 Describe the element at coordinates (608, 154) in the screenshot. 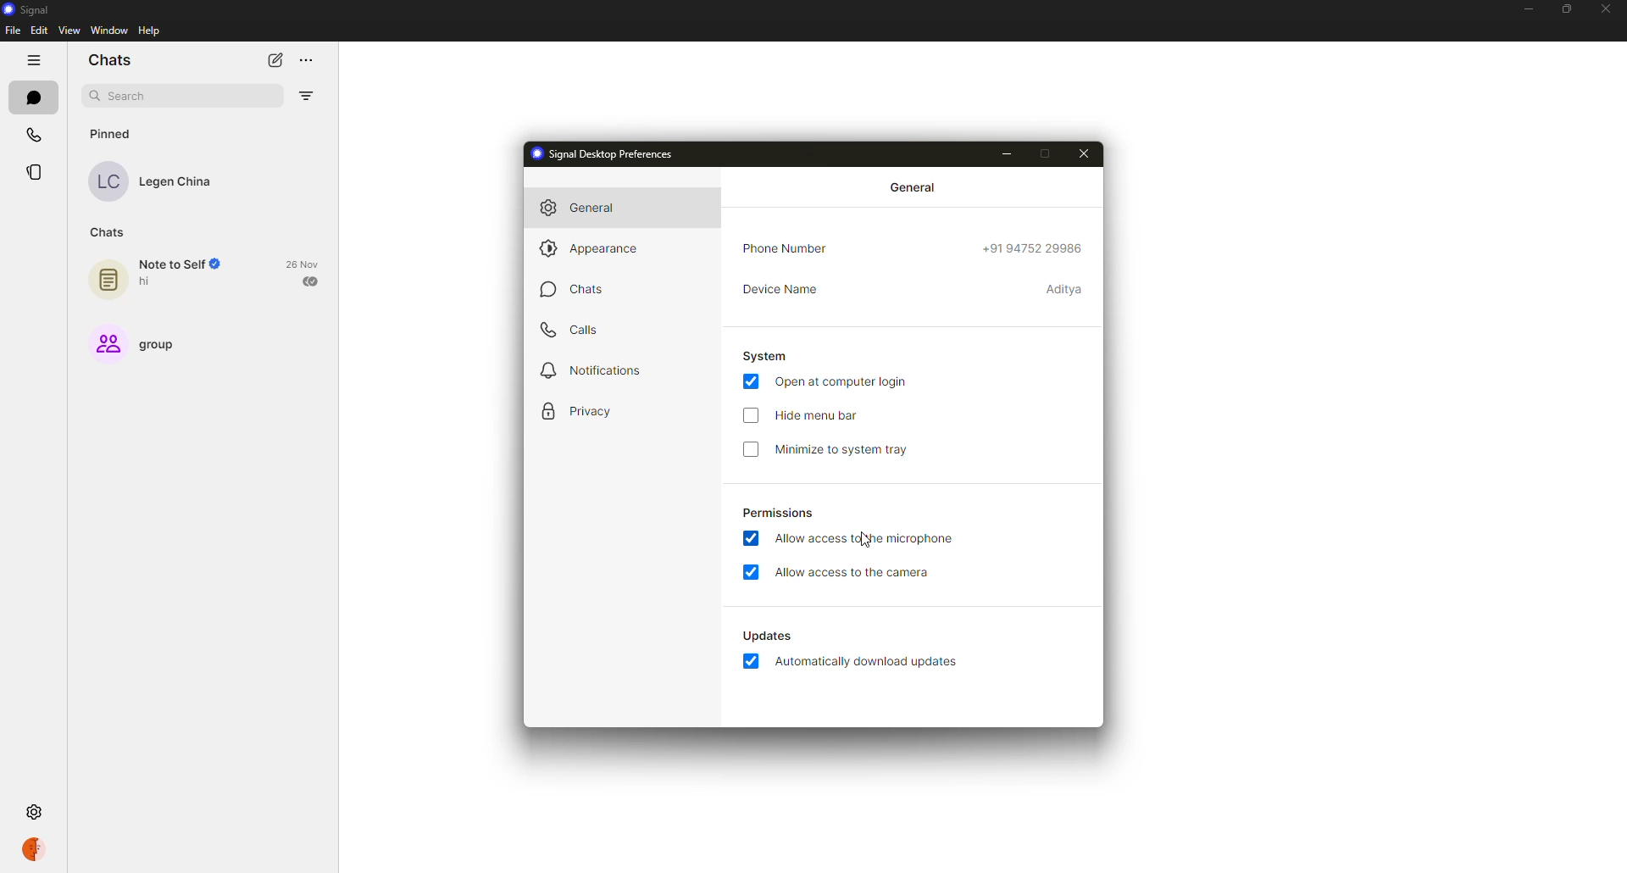

I see `signal desktop preferences` at that location.